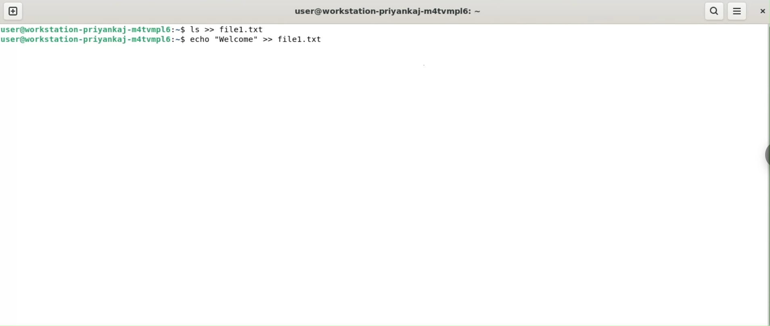  What do you see at coordinates (714, 11) in the screenshot?
I see `search` at bounding box center [714, 11].